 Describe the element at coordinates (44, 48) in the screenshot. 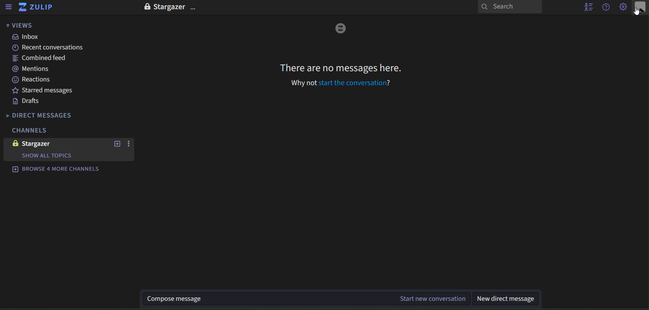

I see `recent canversations` at that location.